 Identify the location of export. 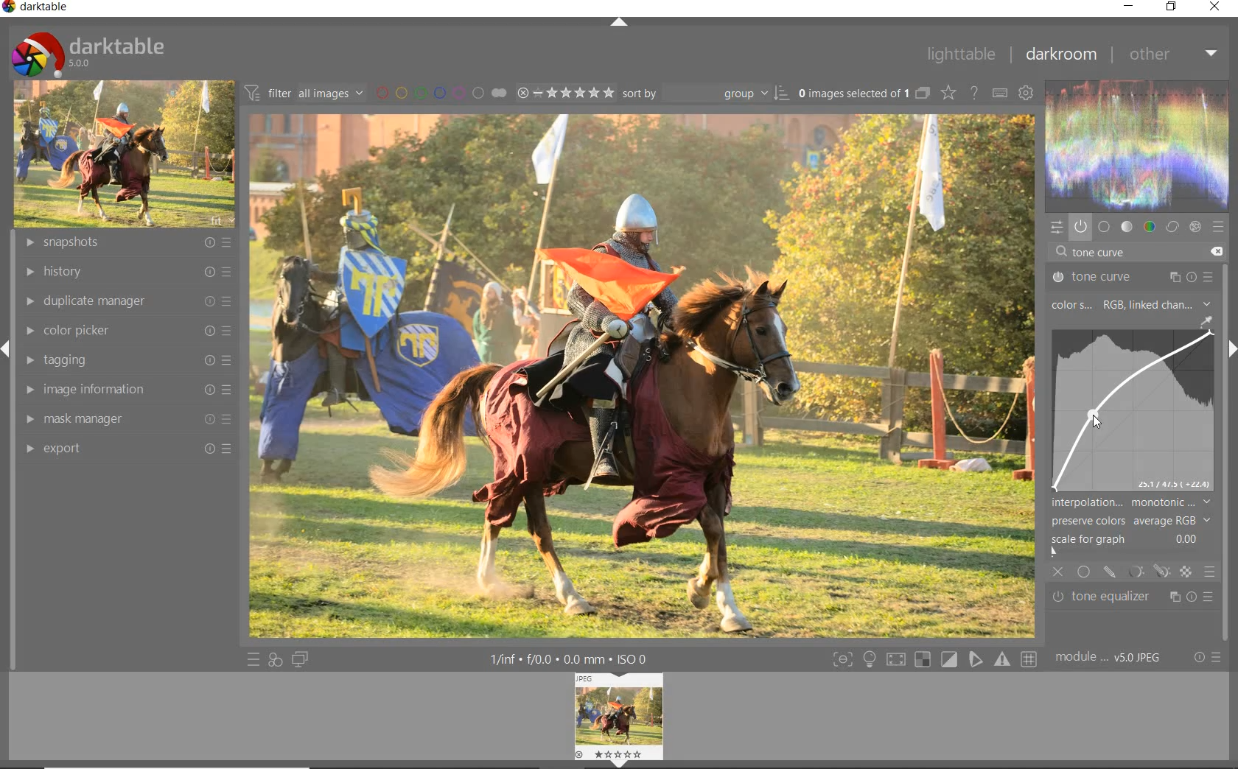
(125, 449).